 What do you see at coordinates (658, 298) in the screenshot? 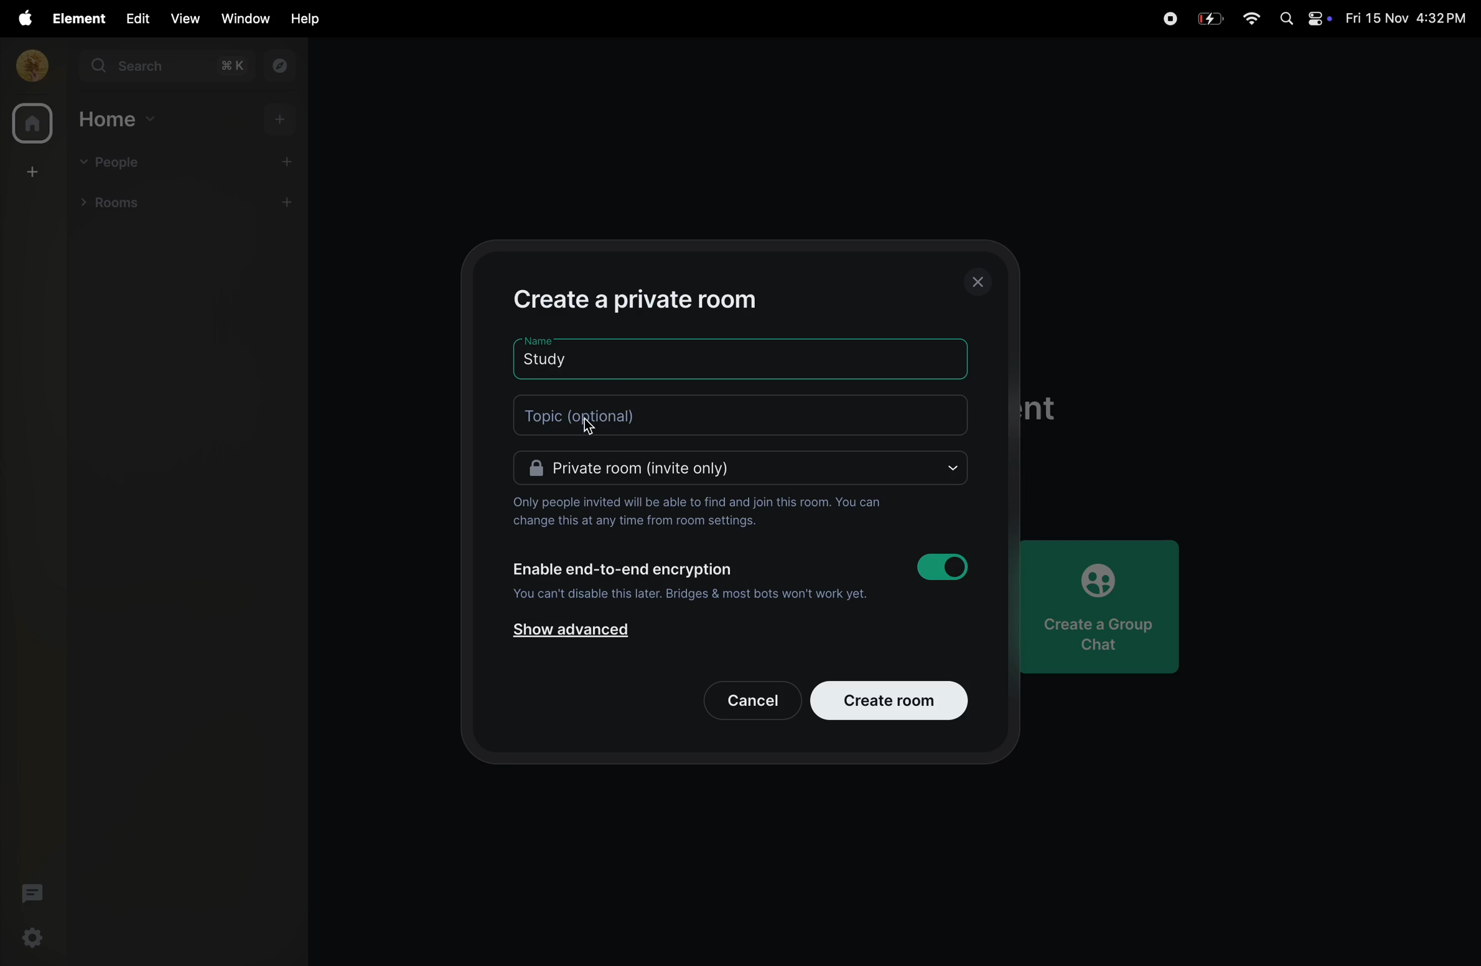
I see `create private room` at bounding box center [658, 298].